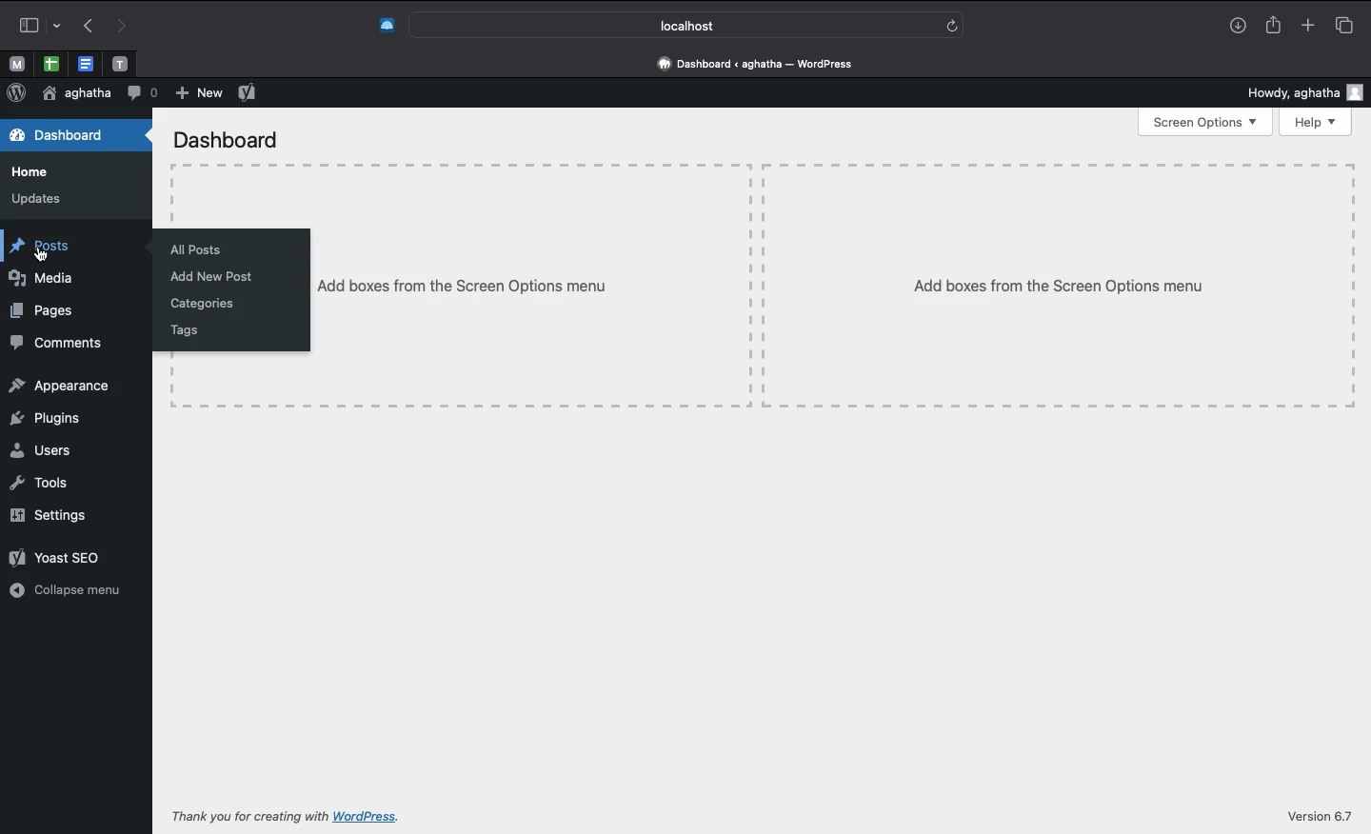 This screenshot has width=1371, height=834. I want to click on Wordpress logo, so click(18, 93).